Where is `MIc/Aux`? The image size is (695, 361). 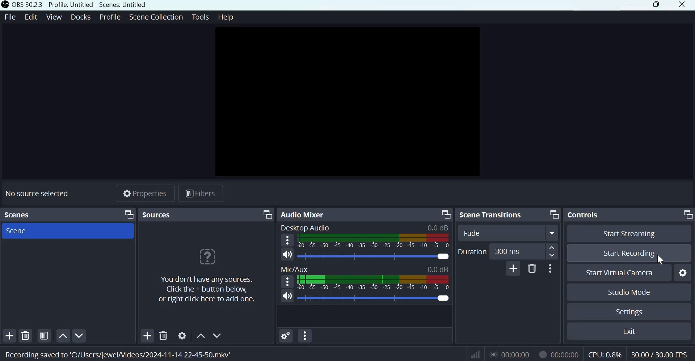
MIc/Aux is located at coordinates (295, 268).